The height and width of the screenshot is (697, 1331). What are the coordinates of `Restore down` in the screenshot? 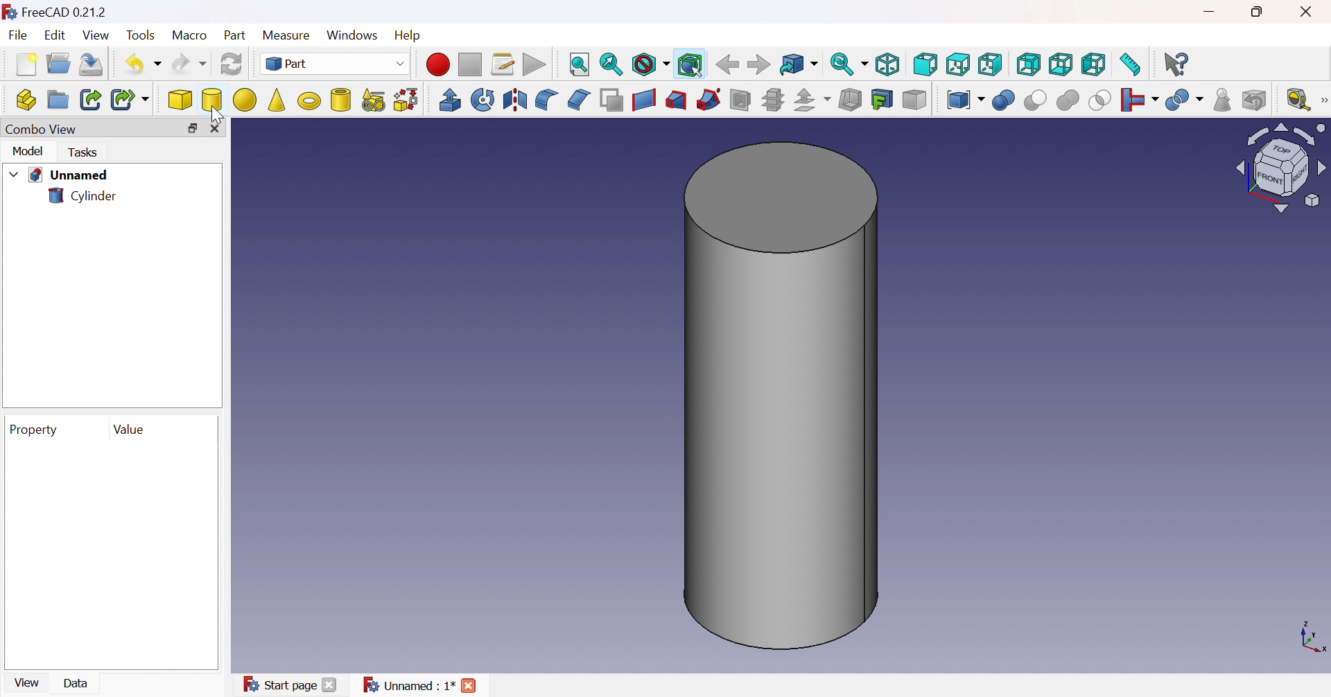 It's located at (193, 130).